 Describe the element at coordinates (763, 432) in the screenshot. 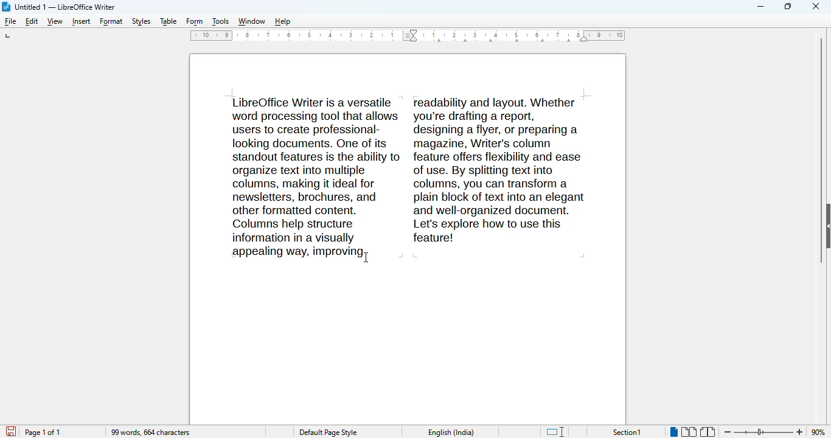

I see `zoom in or zoom out bar` at that location.